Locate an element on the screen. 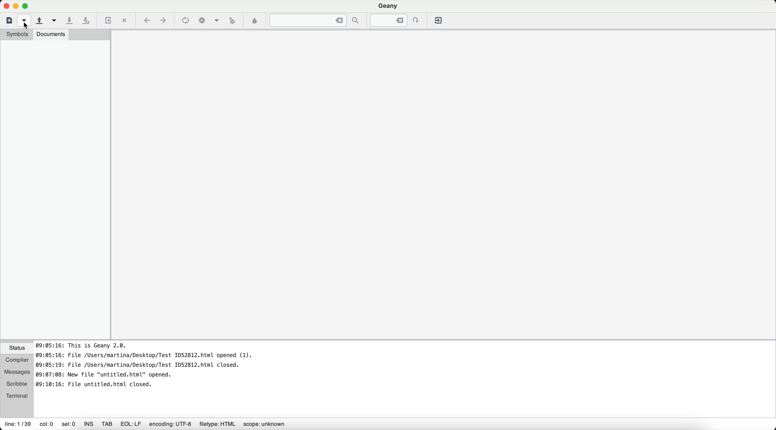 The width and height of the screenshot is (776, 430). document information is located at coordinates (404, 379).